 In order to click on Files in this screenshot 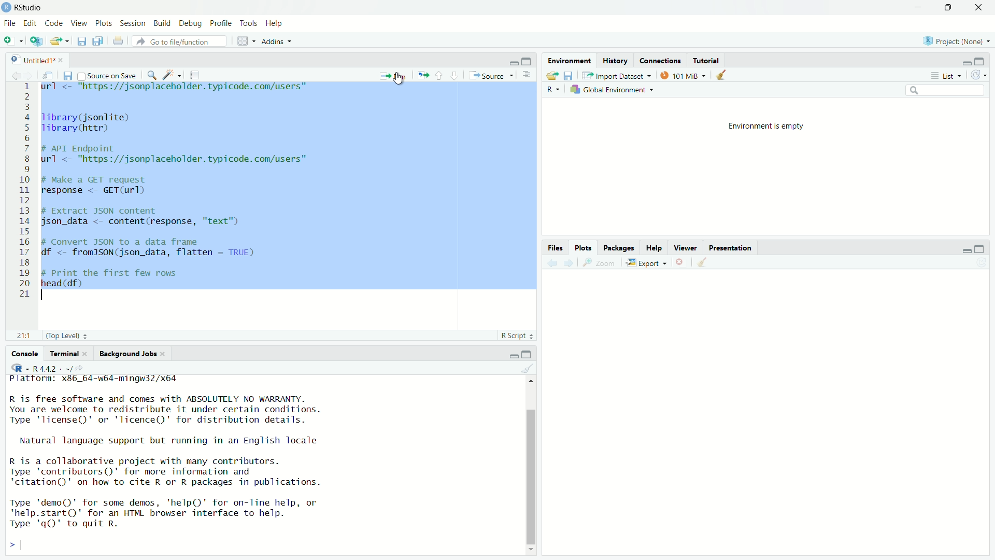, I will do `click(557, 248)`.